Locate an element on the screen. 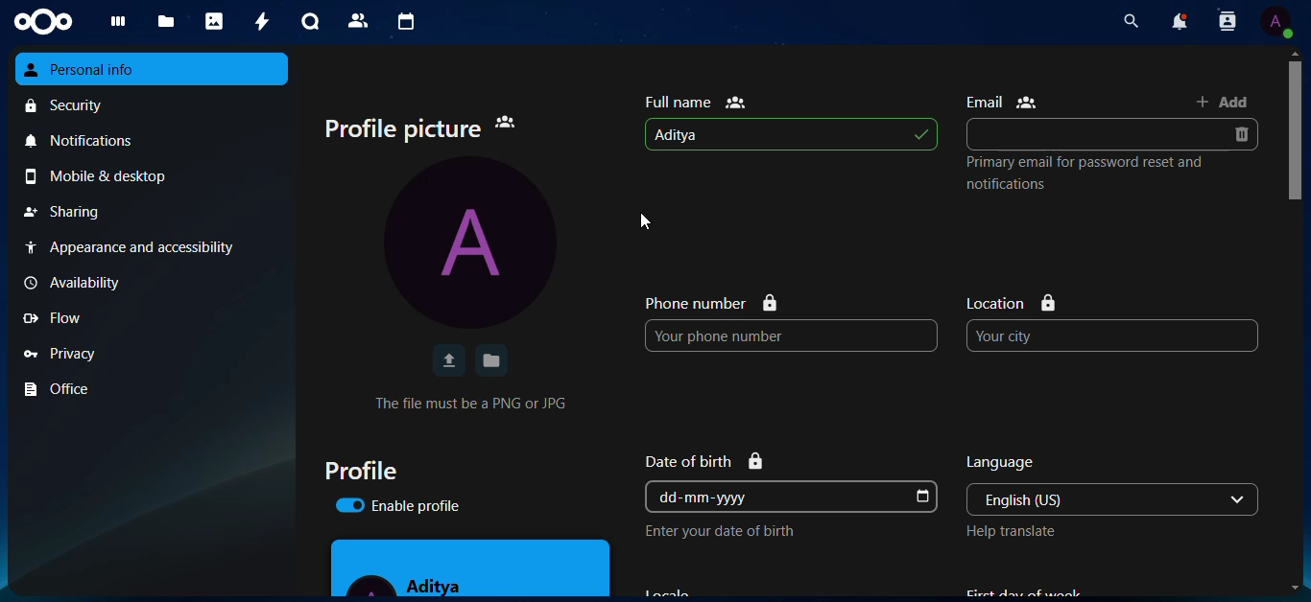  profile picture changed is located at coordinates (469, 242).